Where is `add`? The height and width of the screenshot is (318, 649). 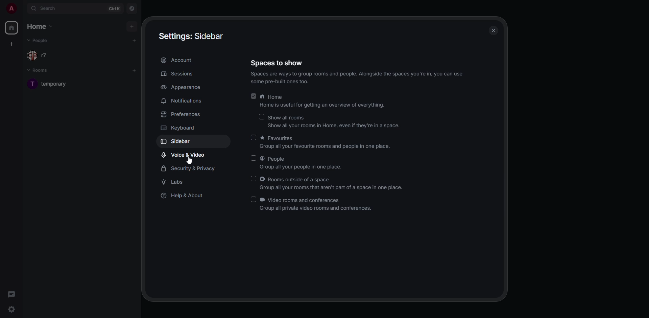 add is located at coordinates (136, 70).